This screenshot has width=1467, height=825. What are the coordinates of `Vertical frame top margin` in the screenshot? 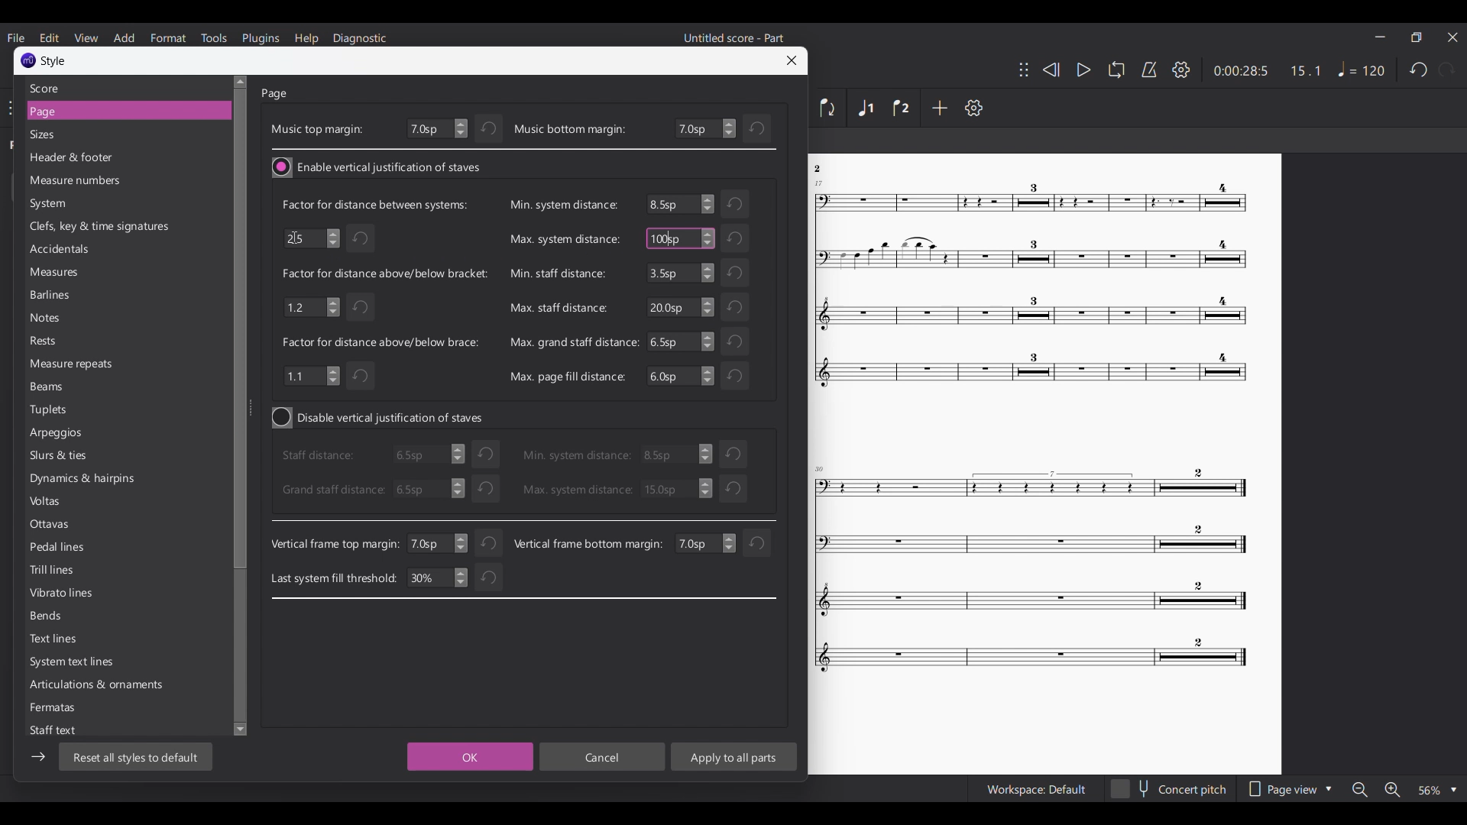 It's located at (334, 545).